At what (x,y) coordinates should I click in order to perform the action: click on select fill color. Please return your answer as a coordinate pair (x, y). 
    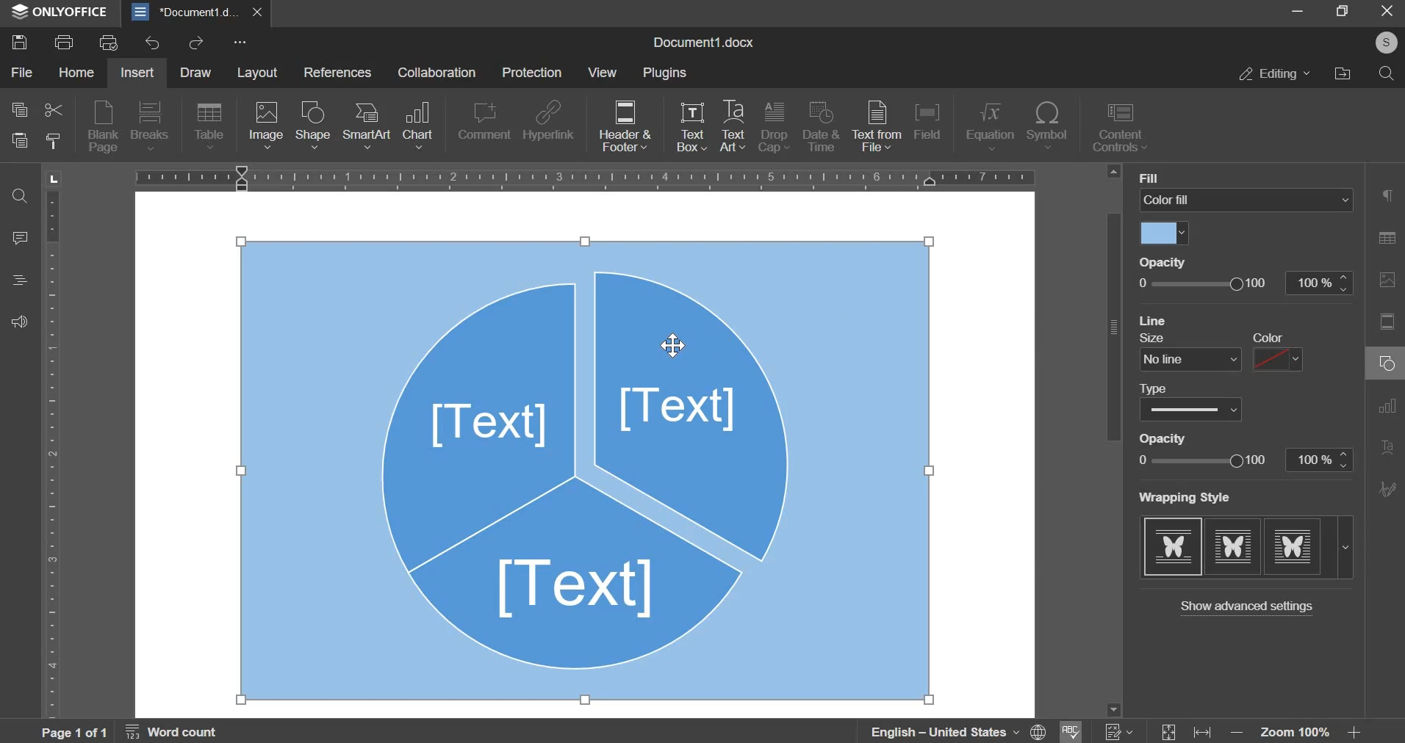
    Looking at the image, I should click on (1168, 234).